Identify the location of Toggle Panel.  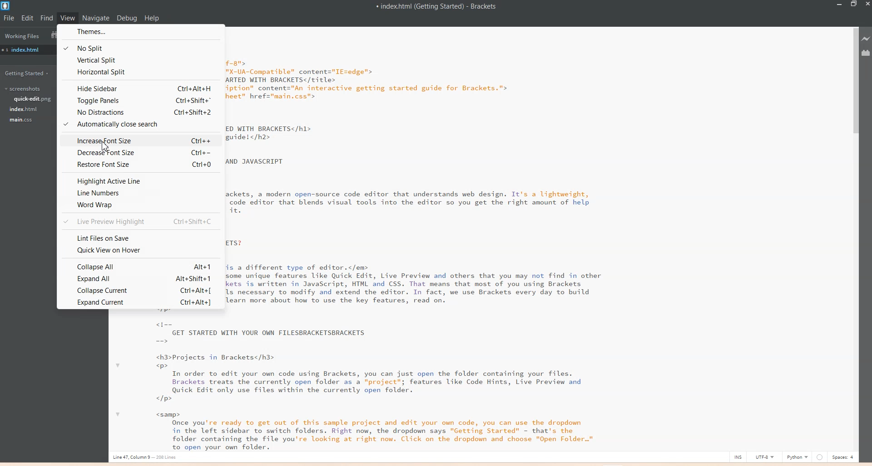
(140, 101).